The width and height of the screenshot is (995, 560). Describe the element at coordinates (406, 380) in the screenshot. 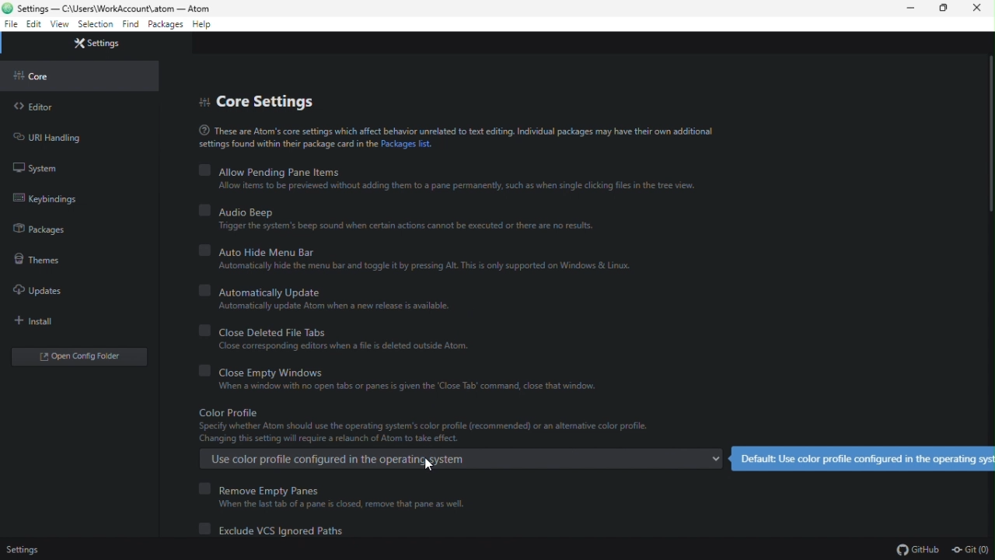

I see `close empty windows` at that location.